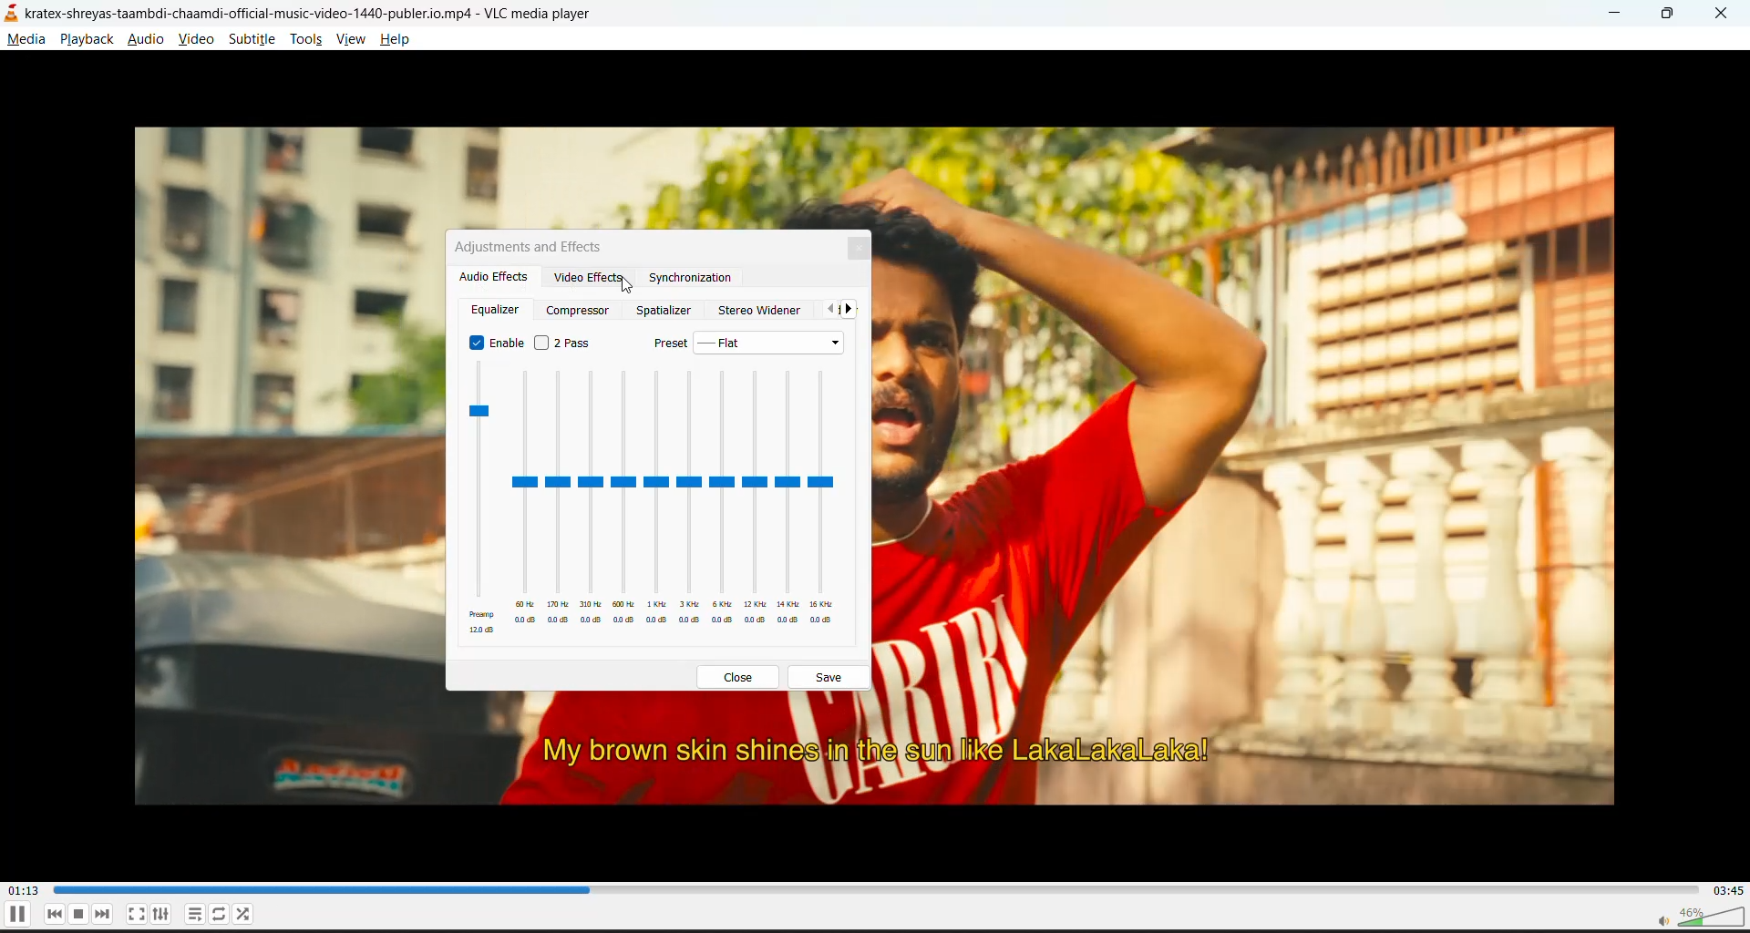  What do you see at coordinates (530, 499) in the screenshot?
I see `` at bounding box center [530, 499].